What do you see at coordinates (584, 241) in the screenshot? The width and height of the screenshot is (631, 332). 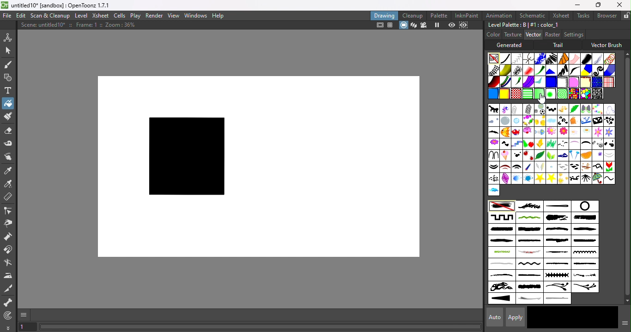 I see `medium_brush4` at bounding box center [584, 241].